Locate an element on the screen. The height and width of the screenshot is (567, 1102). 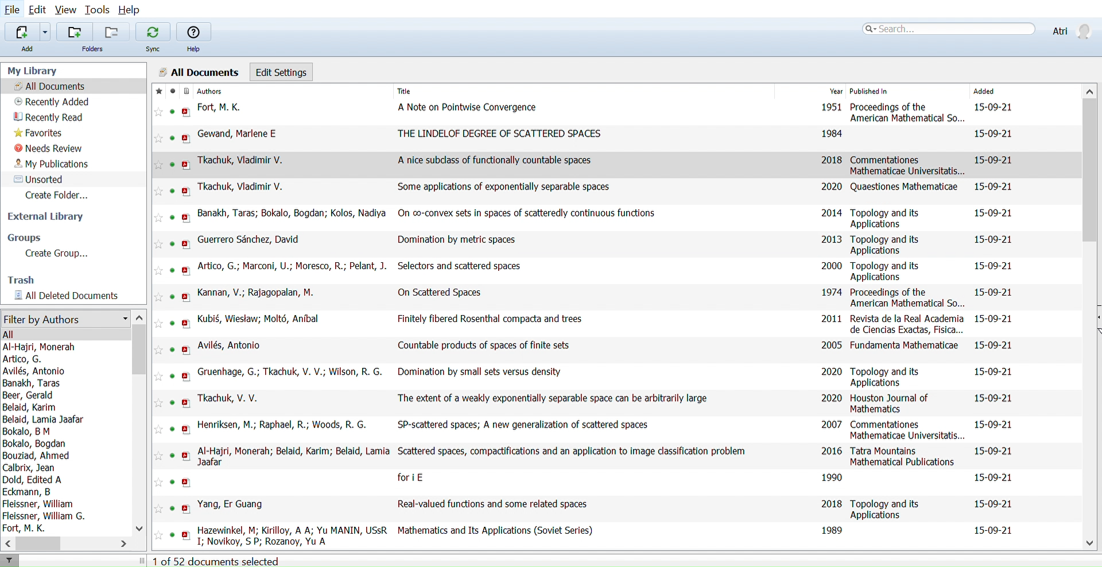
Commentationes Mathematicae Universitatis... is located at coordinates (909, 166).